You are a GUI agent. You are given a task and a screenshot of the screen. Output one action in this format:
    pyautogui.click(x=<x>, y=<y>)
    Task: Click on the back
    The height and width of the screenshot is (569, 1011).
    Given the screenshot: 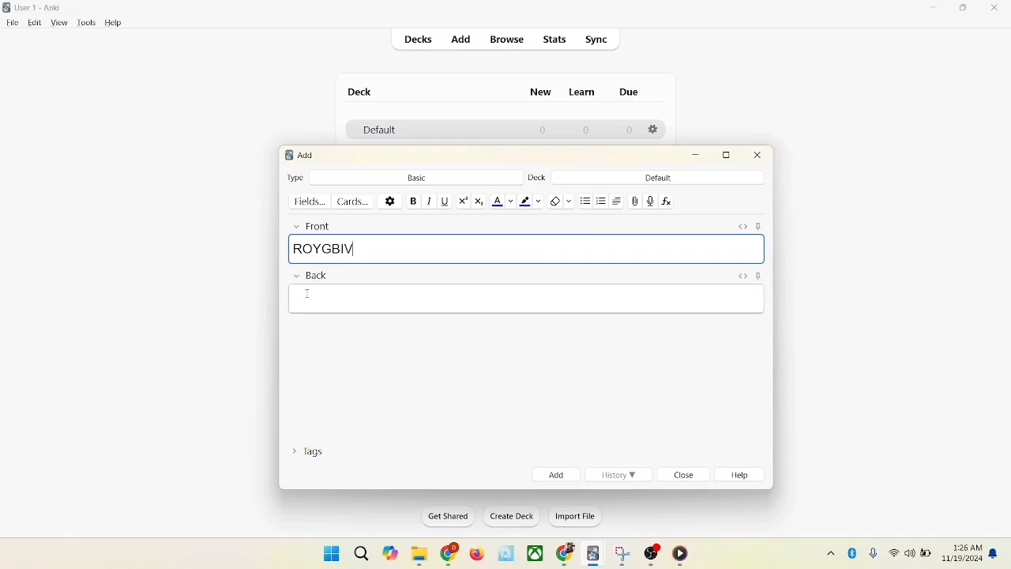 What is the action you would take?
    pyautogui.click(x=310, y=277)
    